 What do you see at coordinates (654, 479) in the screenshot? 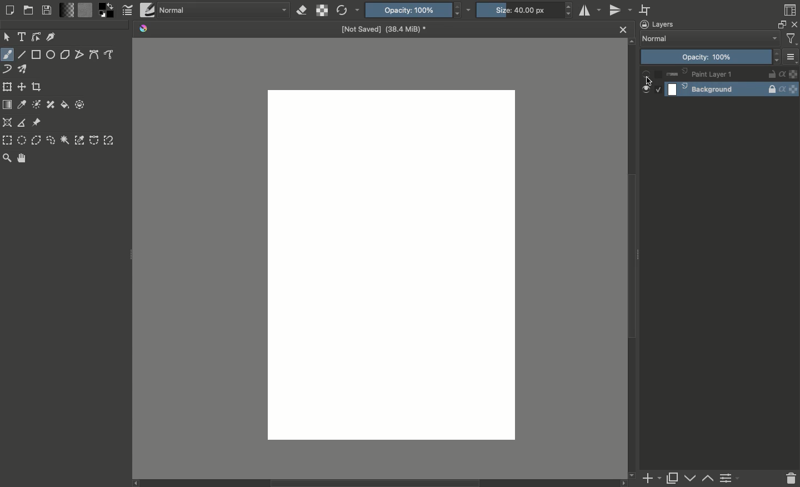
I see `Add layer` at bounding box center [654, 479].